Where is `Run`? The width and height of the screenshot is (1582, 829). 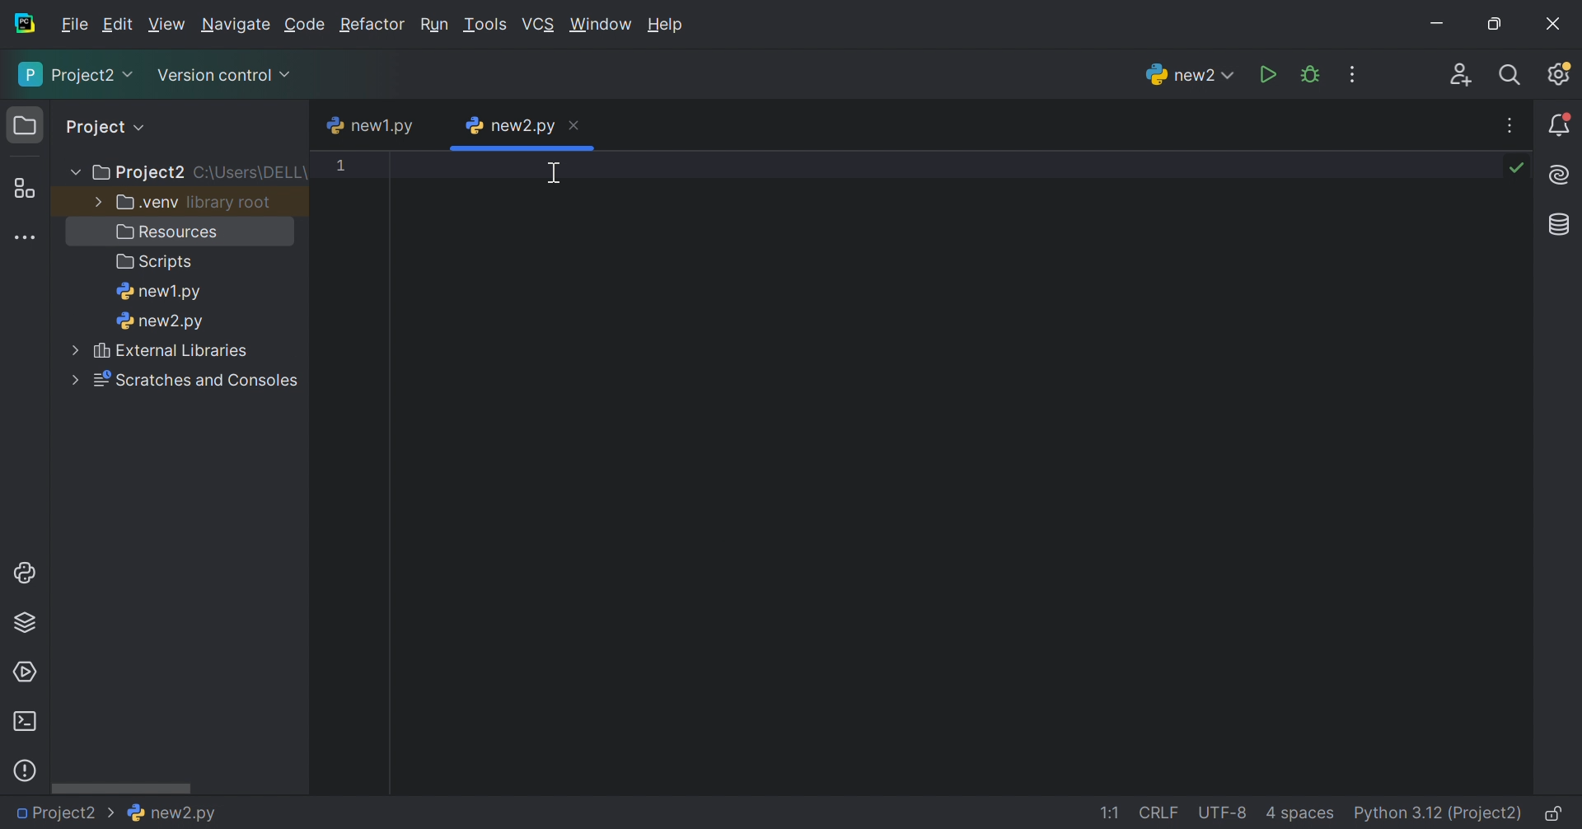 Run is located at coordinates (438, 25).